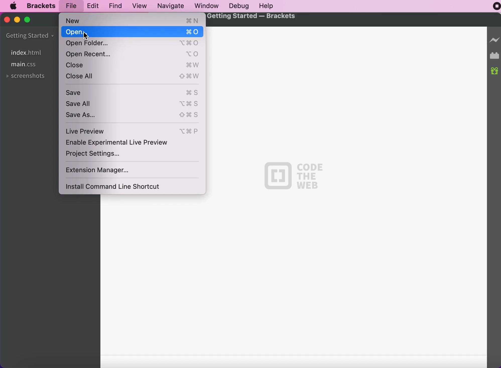 This screenshot has height=368, width=501. Describe the element at coordinates (133, 44) in the screenshot. I see `open folder` at that location.